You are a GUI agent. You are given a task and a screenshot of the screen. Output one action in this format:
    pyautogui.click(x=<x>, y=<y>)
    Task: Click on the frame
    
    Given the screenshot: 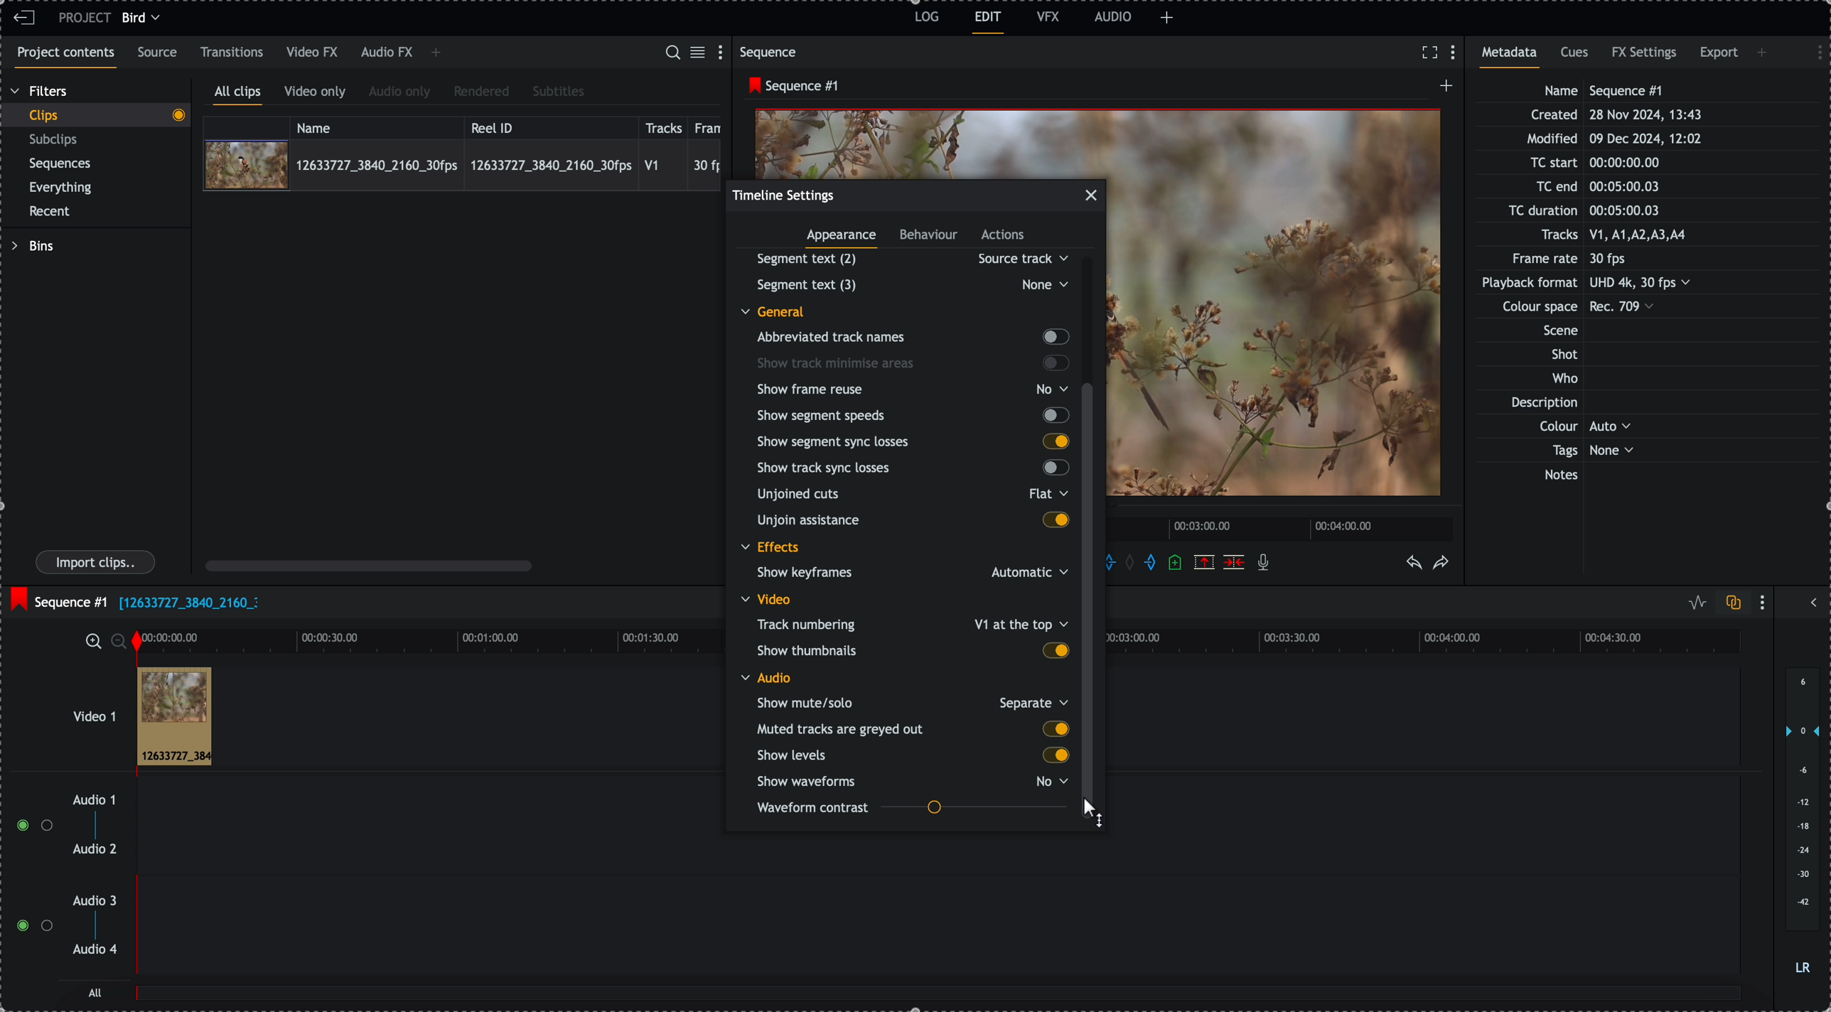 What is the action you would take?
    pyautogui.click(x=711, y=126)
    